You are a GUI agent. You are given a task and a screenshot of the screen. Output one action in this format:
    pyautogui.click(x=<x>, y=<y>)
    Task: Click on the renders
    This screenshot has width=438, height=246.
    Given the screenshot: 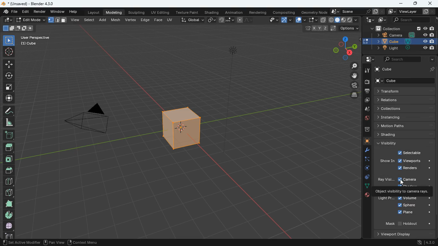 What is the action you would take?
    pyautogui.click(x=415, y=168)
    